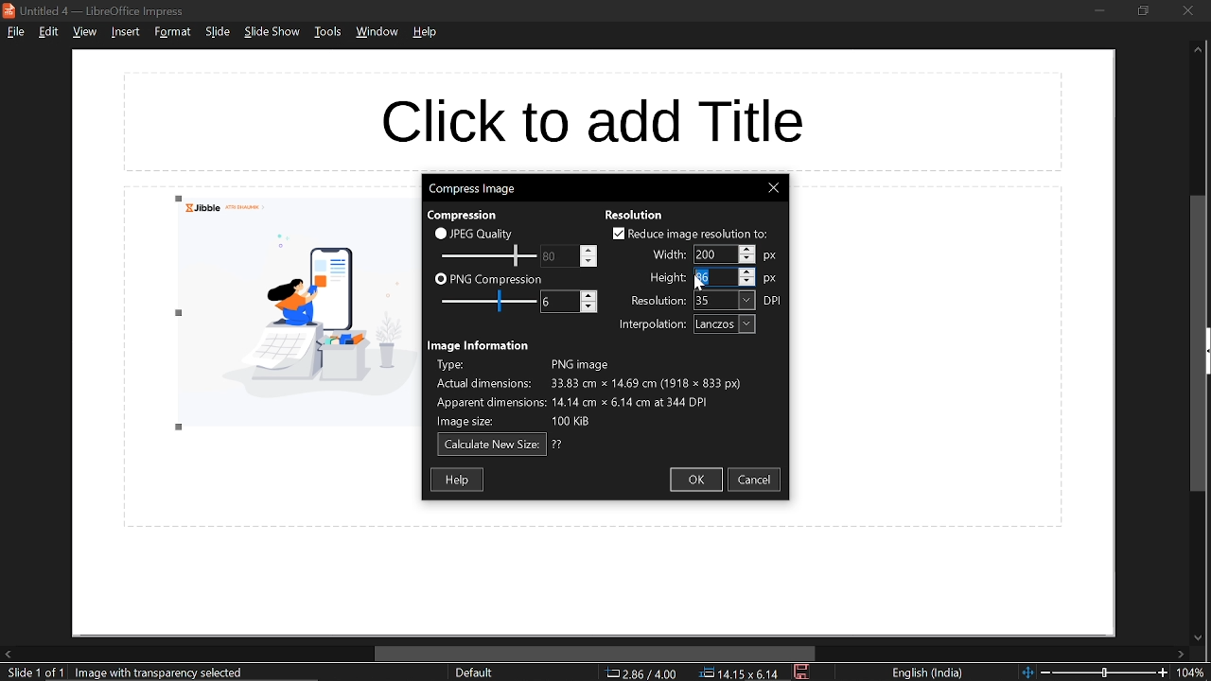  What do you see at coordinates (84, 33) in the screenshot?
I see `view` at bounding box center [84, 33].